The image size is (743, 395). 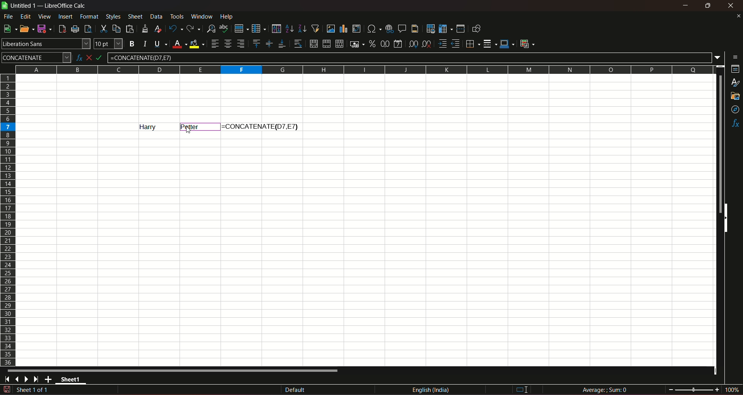 I want to click on italic, so click(x=145, y=43).